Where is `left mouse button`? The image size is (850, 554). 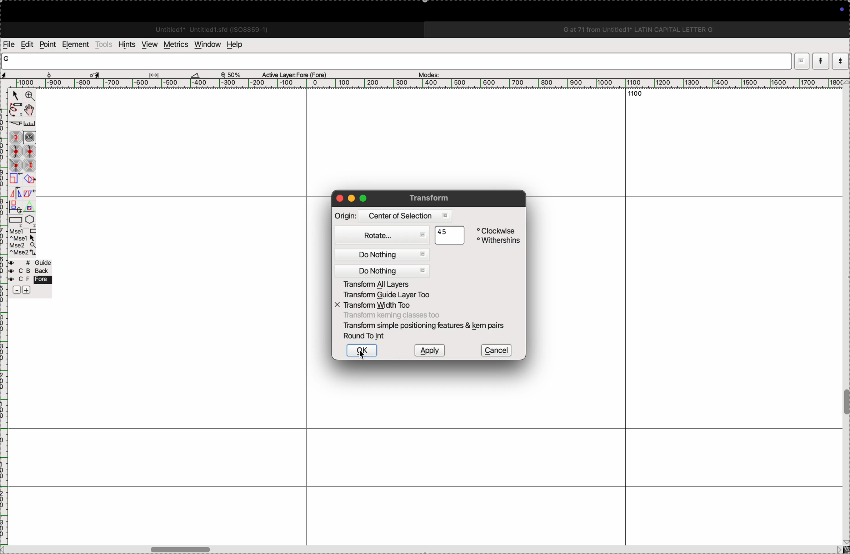
left mouse button is located at coordinates (23, 231).